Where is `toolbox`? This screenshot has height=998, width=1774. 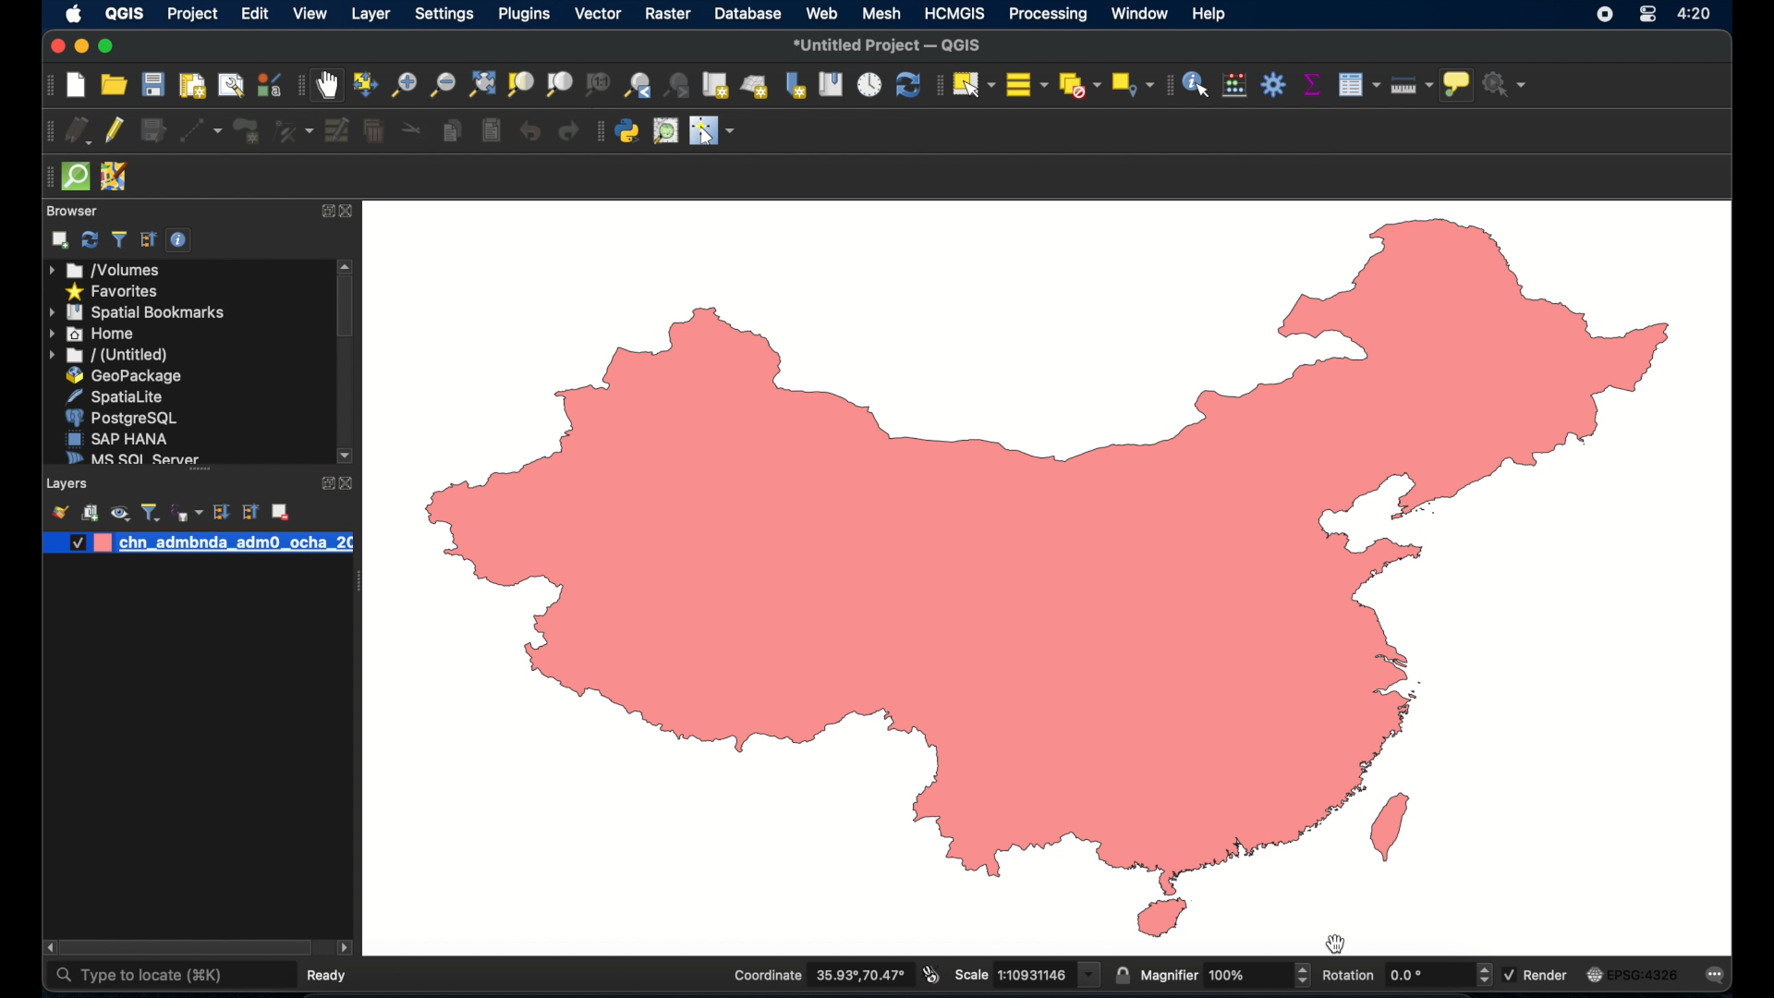
toolbox is located at coordinates (1274, 86).